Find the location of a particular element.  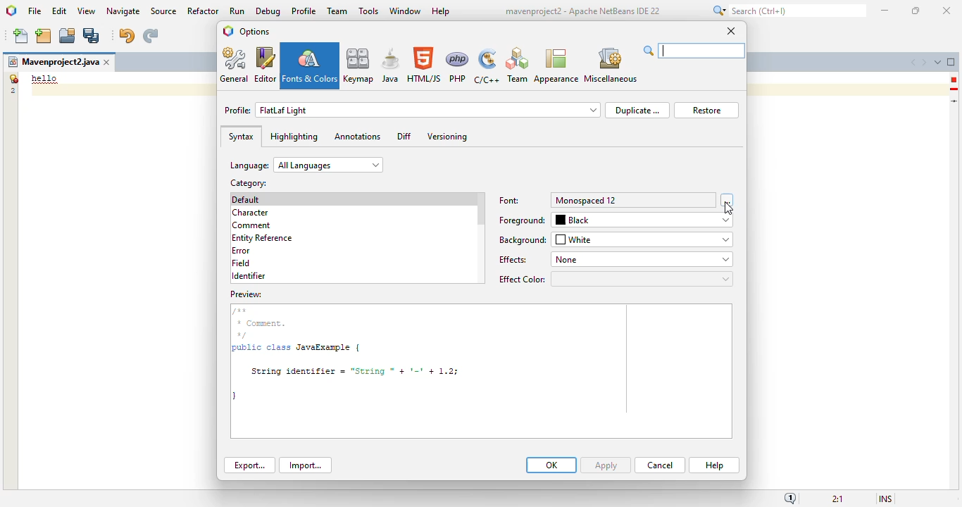

black is located at coordinates (643, 221).